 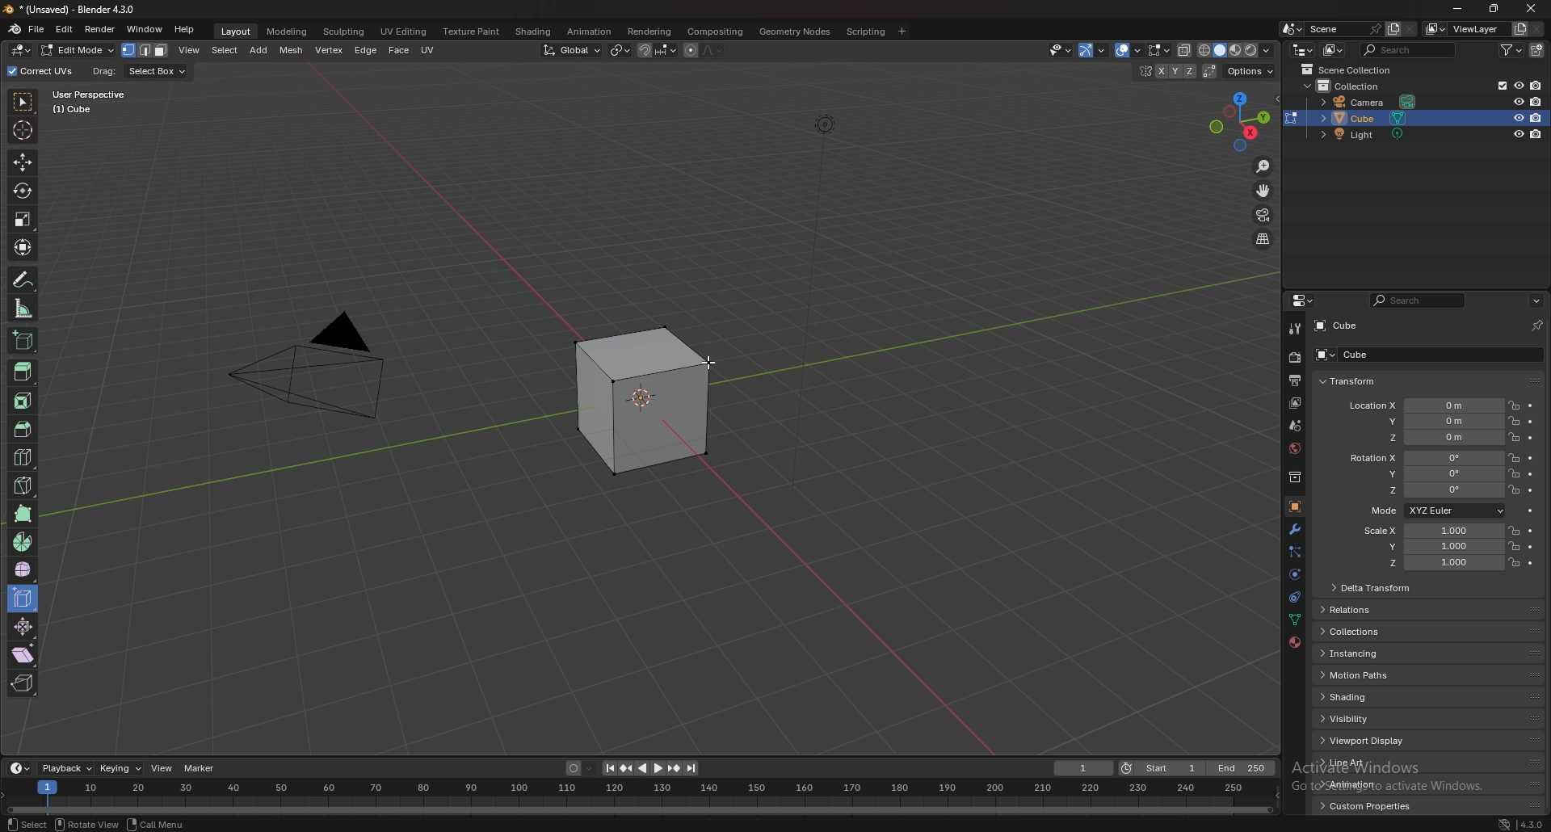 I want to click on location z, so click(x=1435, y=438).